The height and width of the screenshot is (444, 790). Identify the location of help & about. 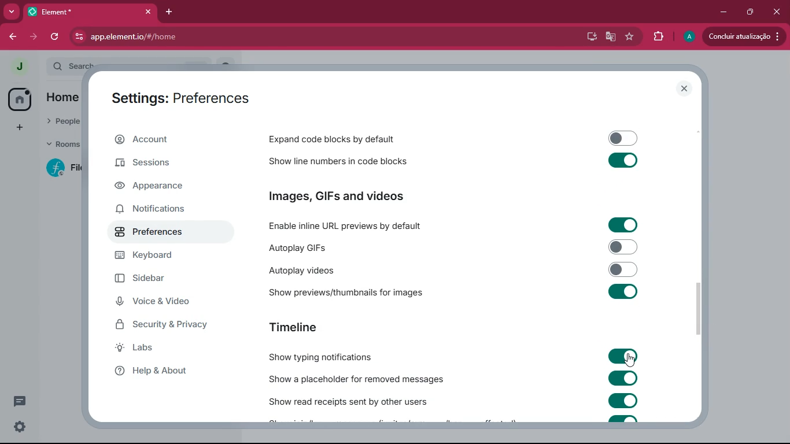
(164, 371).